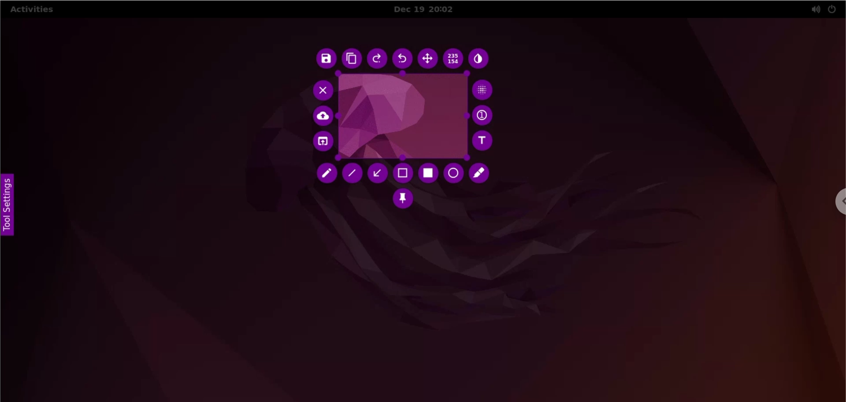 The width and height of the screenshot is (846, 402). What do you see at coordinates (479, 59) in the screenshot?
I see `inverter` at bounding box center [479, 59].